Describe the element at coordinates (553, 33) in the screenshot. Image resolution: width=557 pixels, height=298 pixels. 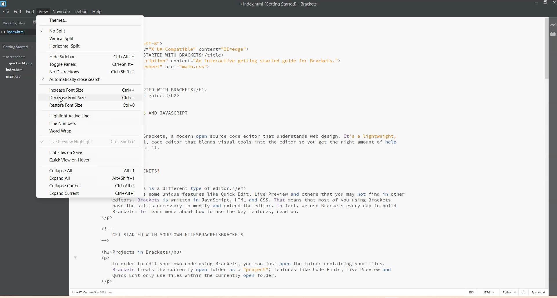
I see `Extensions Manager` at that location.